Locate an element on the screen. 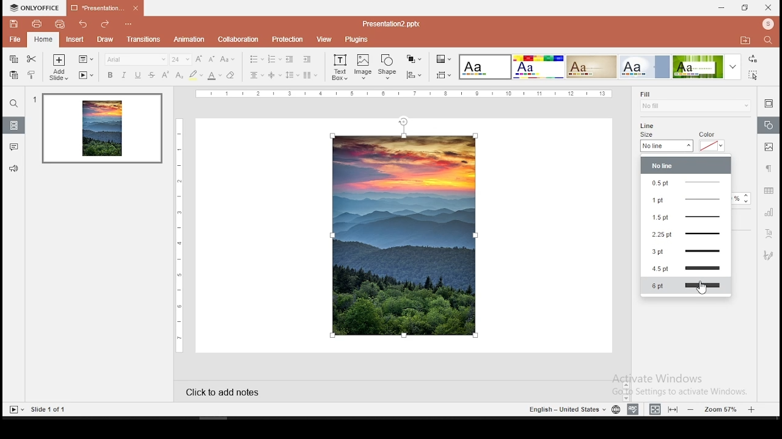  underline is located at coordinates (137, 75).